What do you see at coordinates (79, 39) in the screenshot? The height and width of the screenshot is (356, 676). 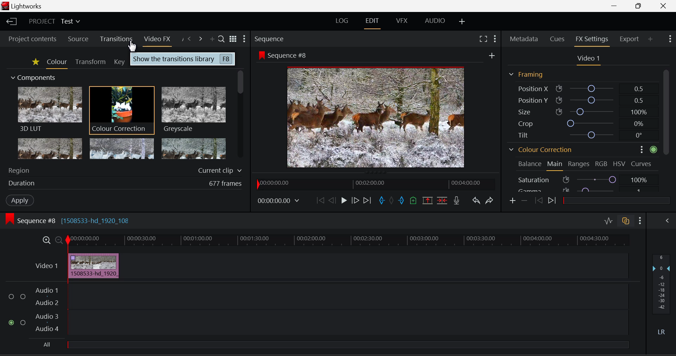 I see `Source` at bounding box center [79, 39].